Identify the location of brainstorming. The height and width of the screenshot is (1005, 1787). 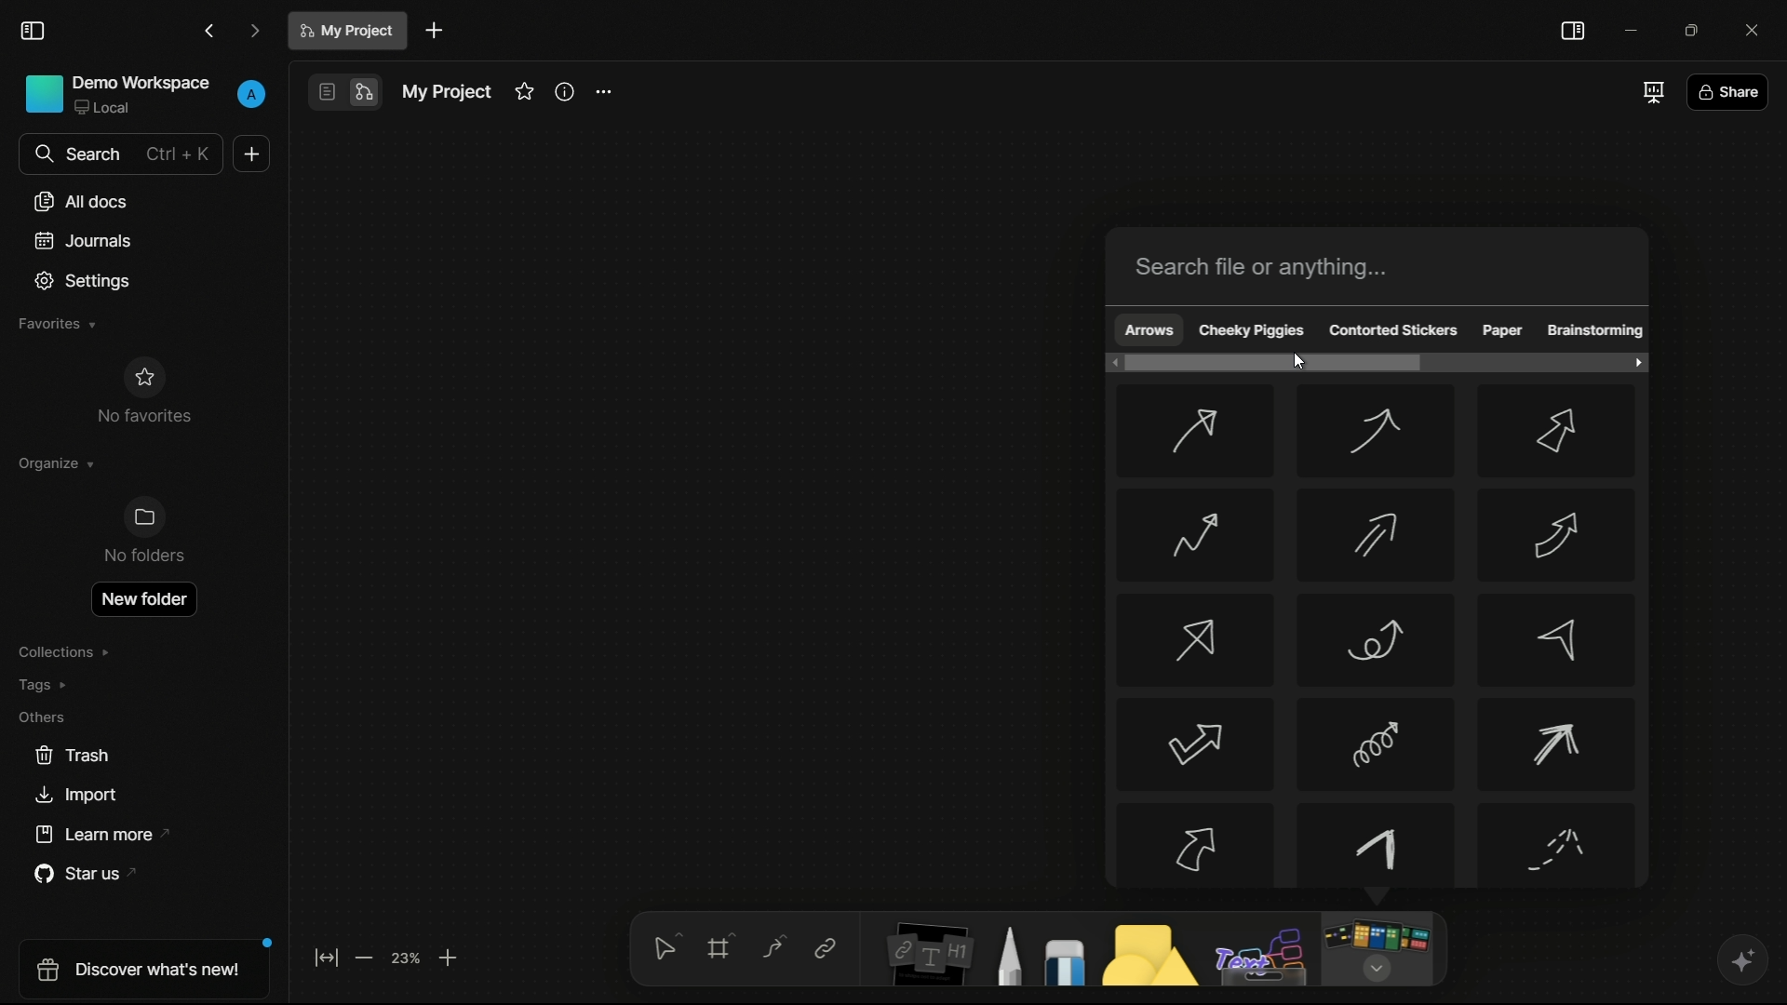
(1595, 332).